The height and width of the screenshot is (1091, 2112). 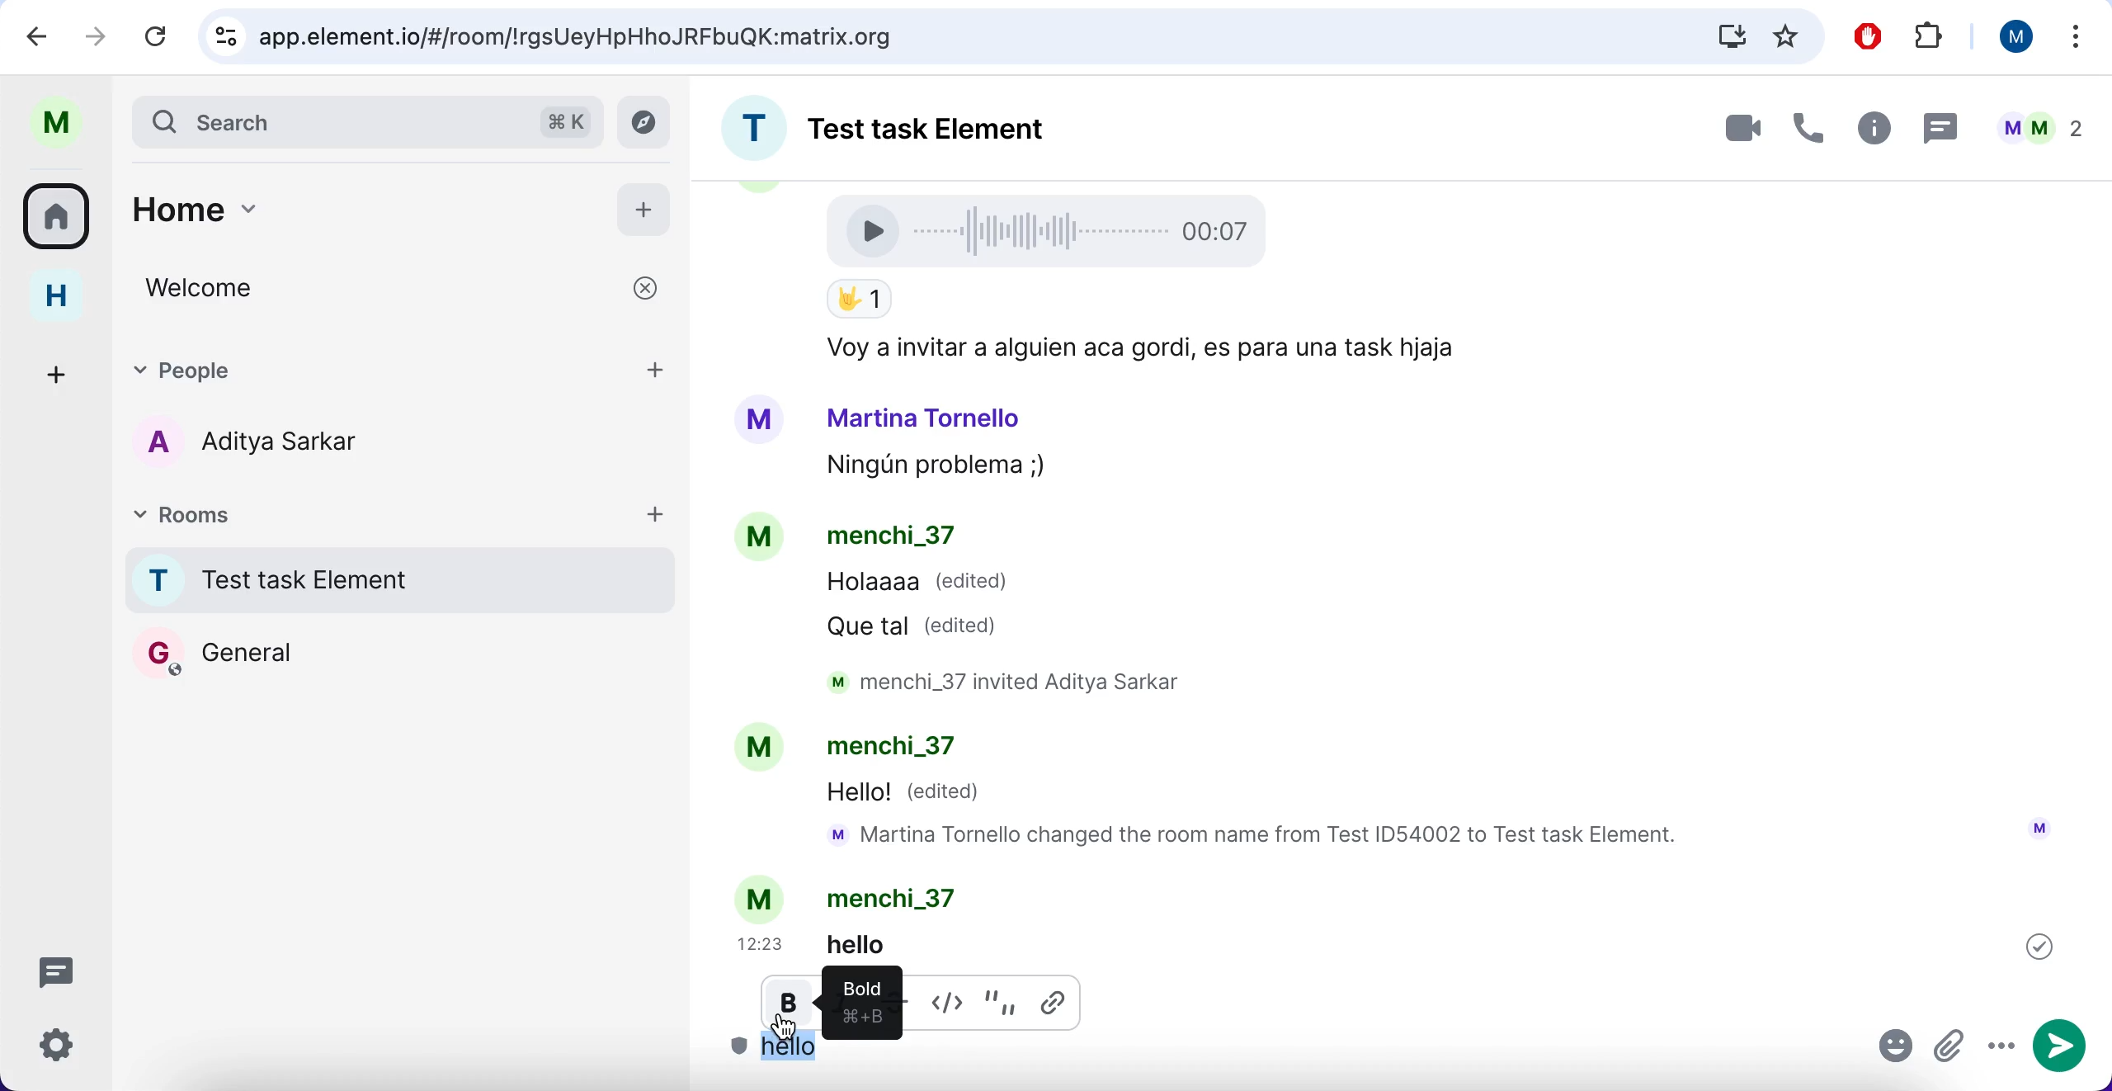 What do you see at coordinates (1019, 682) in the screenshot?
I see `M menchi_3/ Invited Aditya Sarkar` at bounding box center [1019, 682].